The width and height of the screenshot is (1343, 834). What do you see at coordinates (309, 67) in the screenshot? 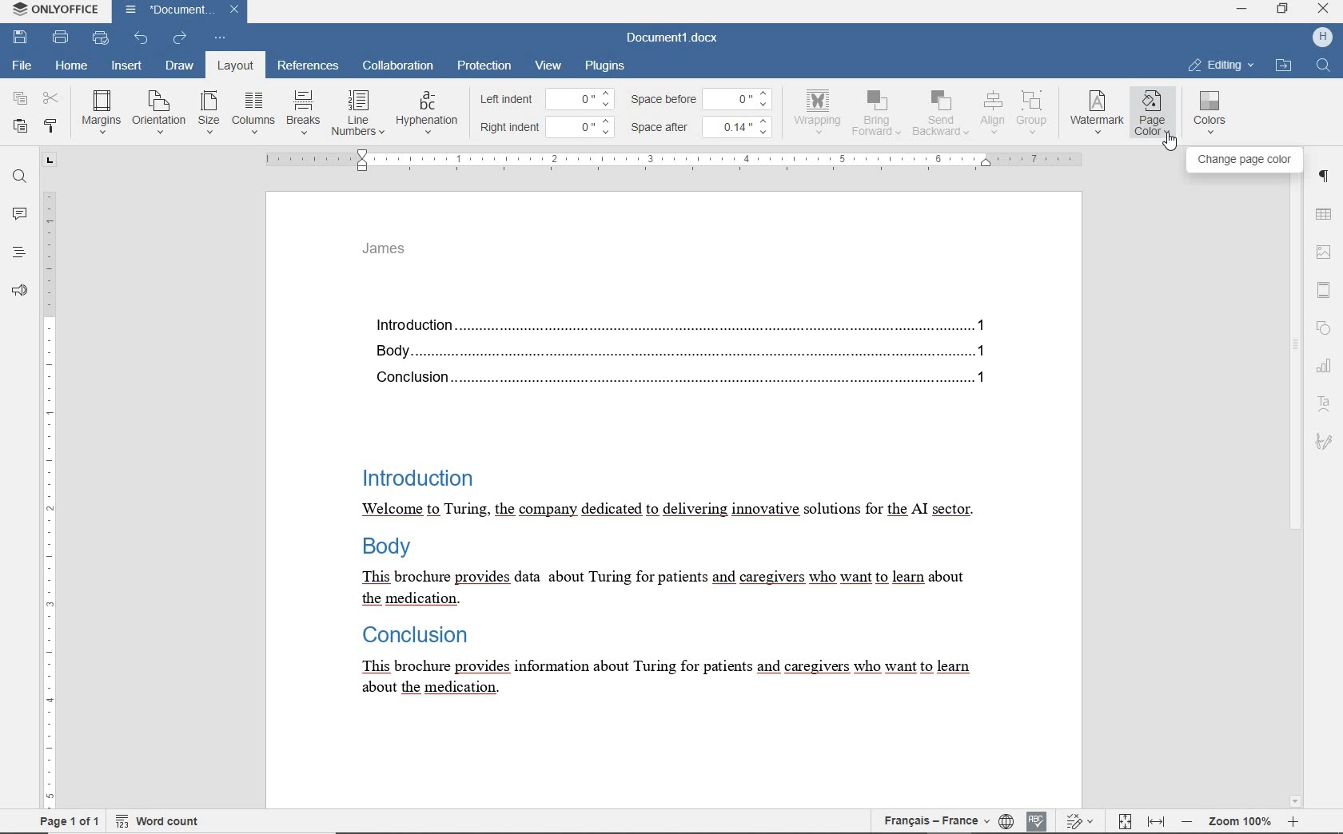
I see `references` at bounding box center [309, 67].